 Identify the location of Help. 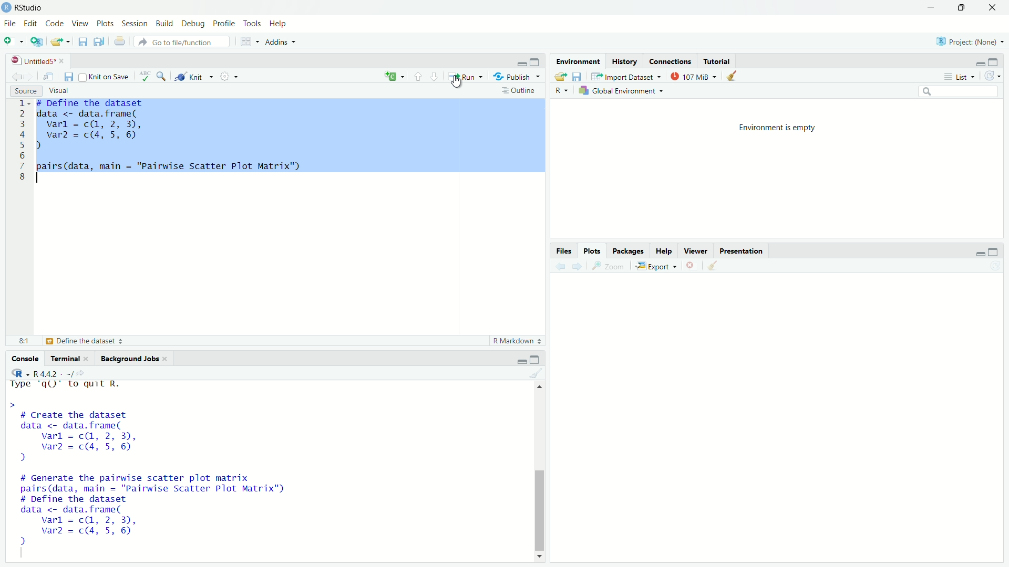
(277, 22).